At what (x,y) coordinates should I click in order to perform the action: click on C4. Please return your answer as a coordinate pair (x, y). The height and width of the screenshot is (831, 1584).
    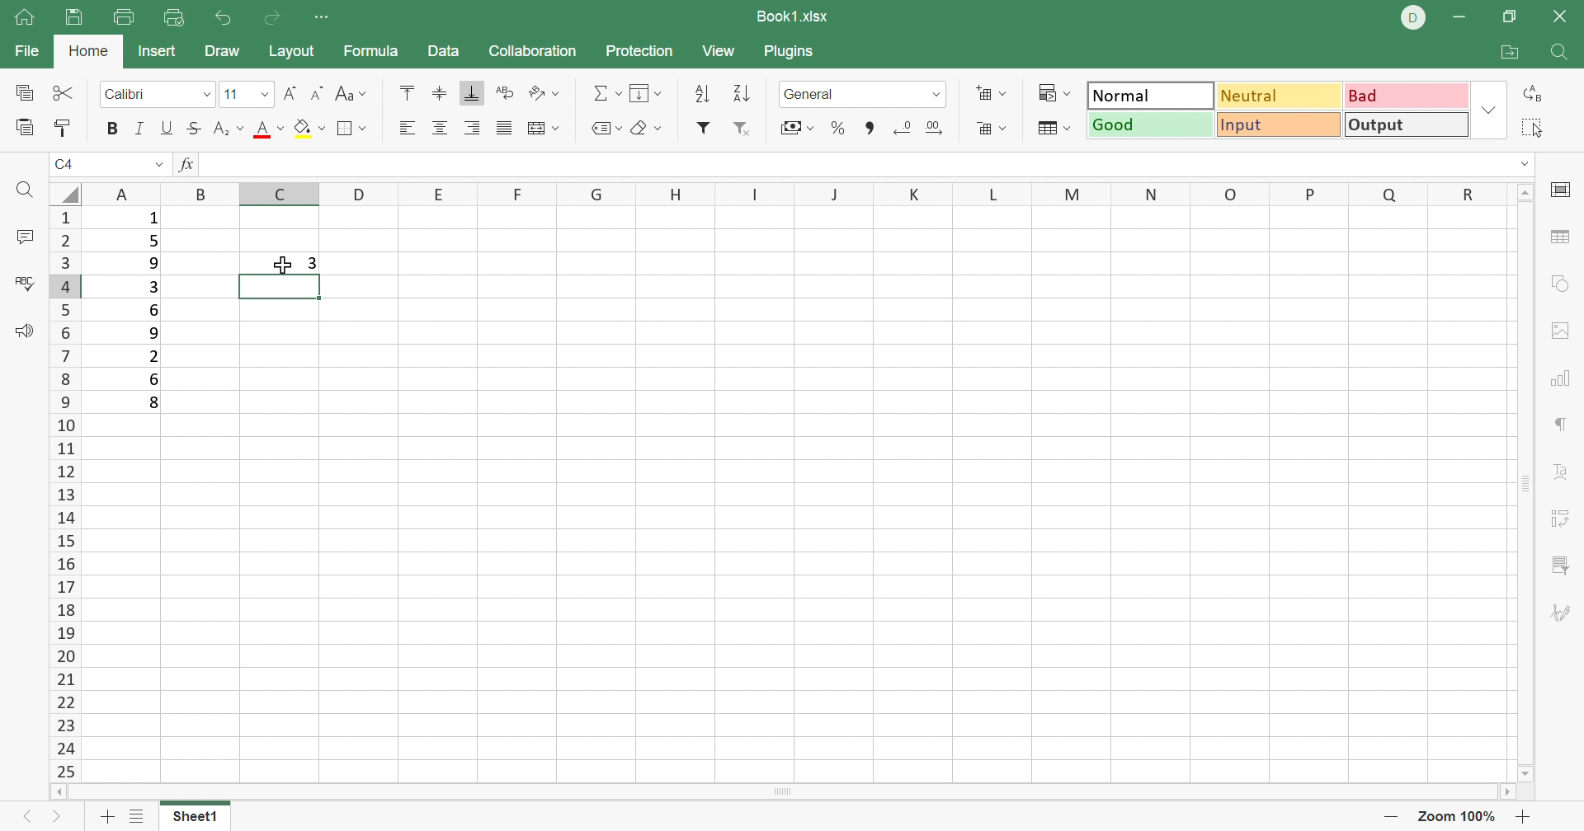
    Looking at the image, I should click on (68, 165).